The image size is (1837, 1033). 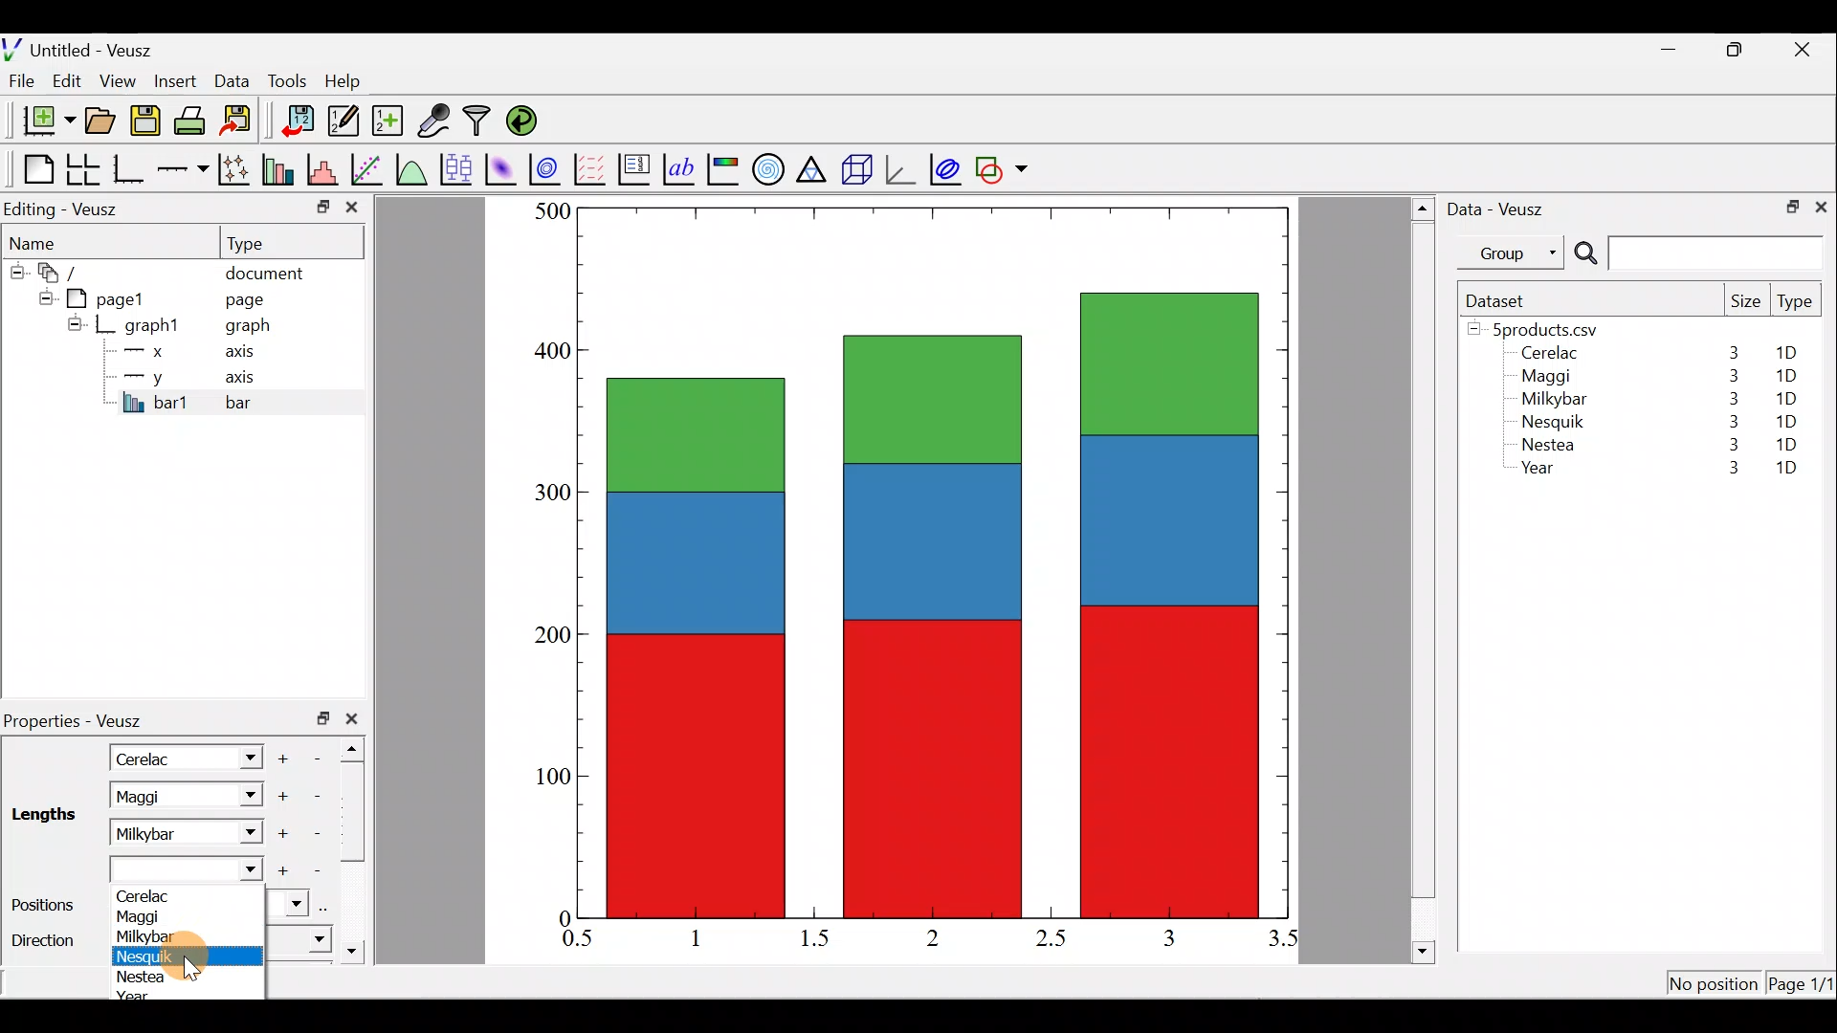 I want to click on Plot a vector field, so click(x=593, y=169).